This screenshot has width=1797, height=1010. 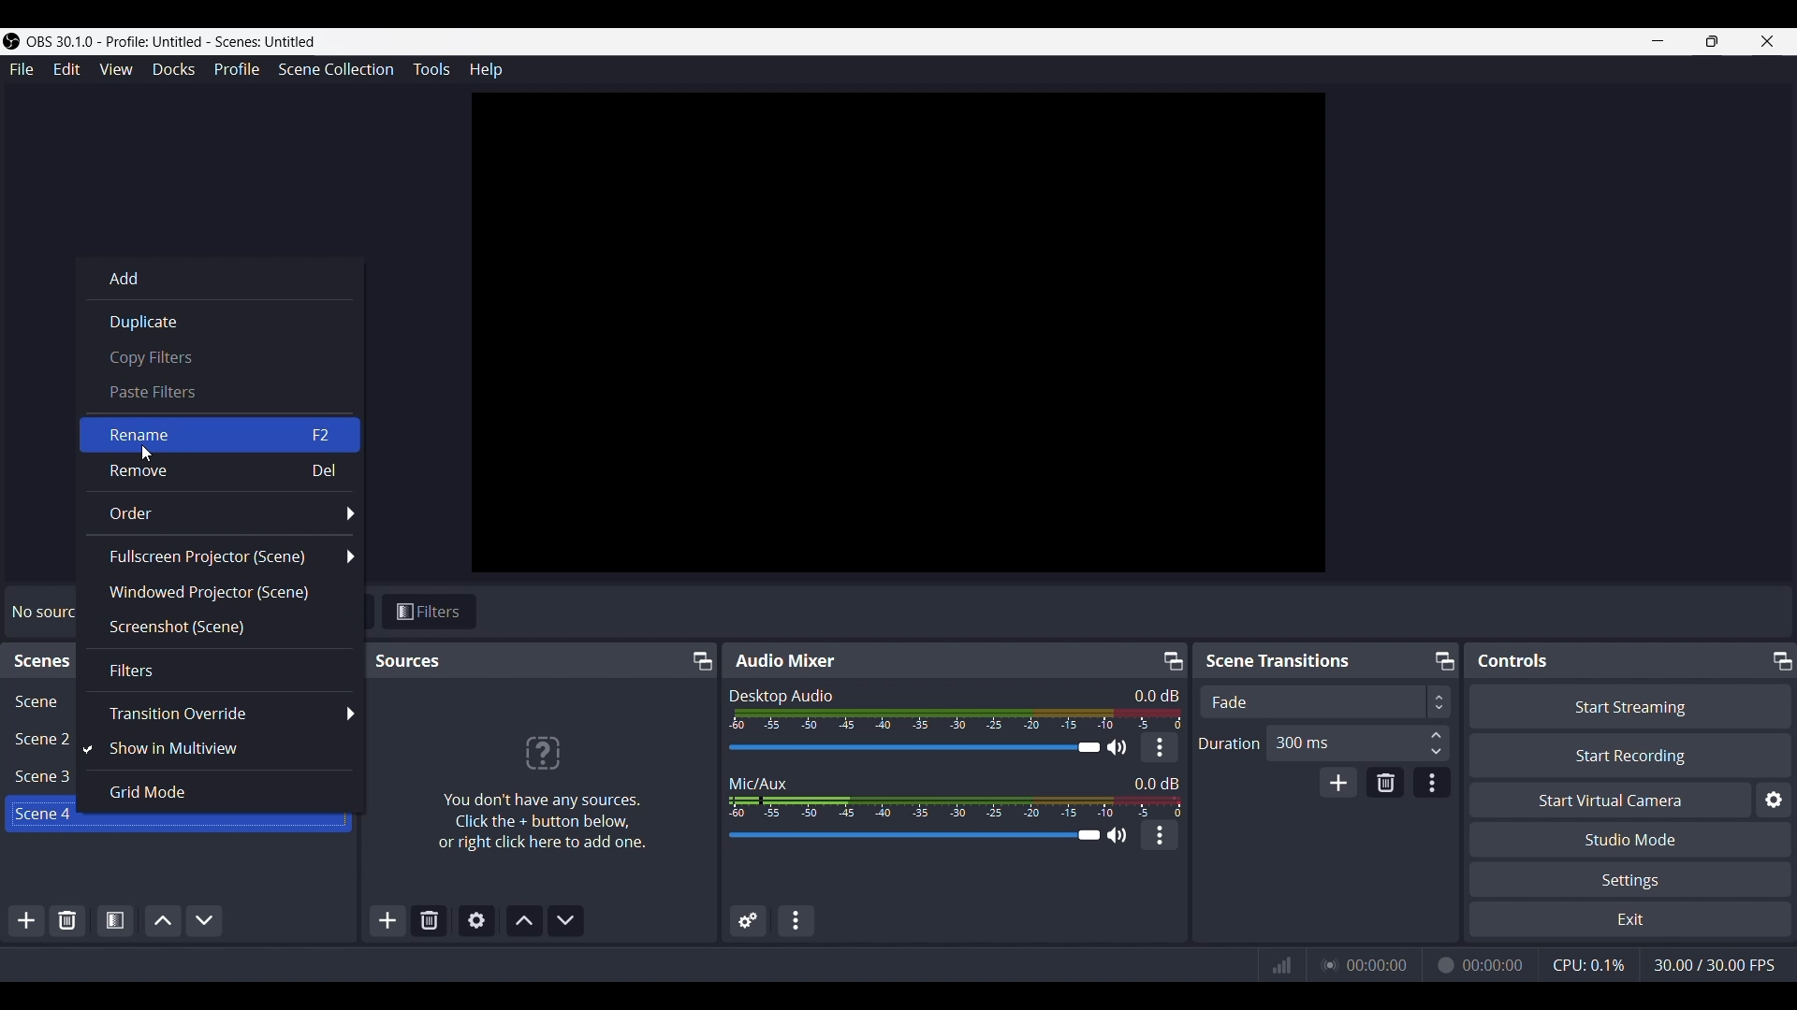 I want to click on Remove, so click(x=139, y=471).